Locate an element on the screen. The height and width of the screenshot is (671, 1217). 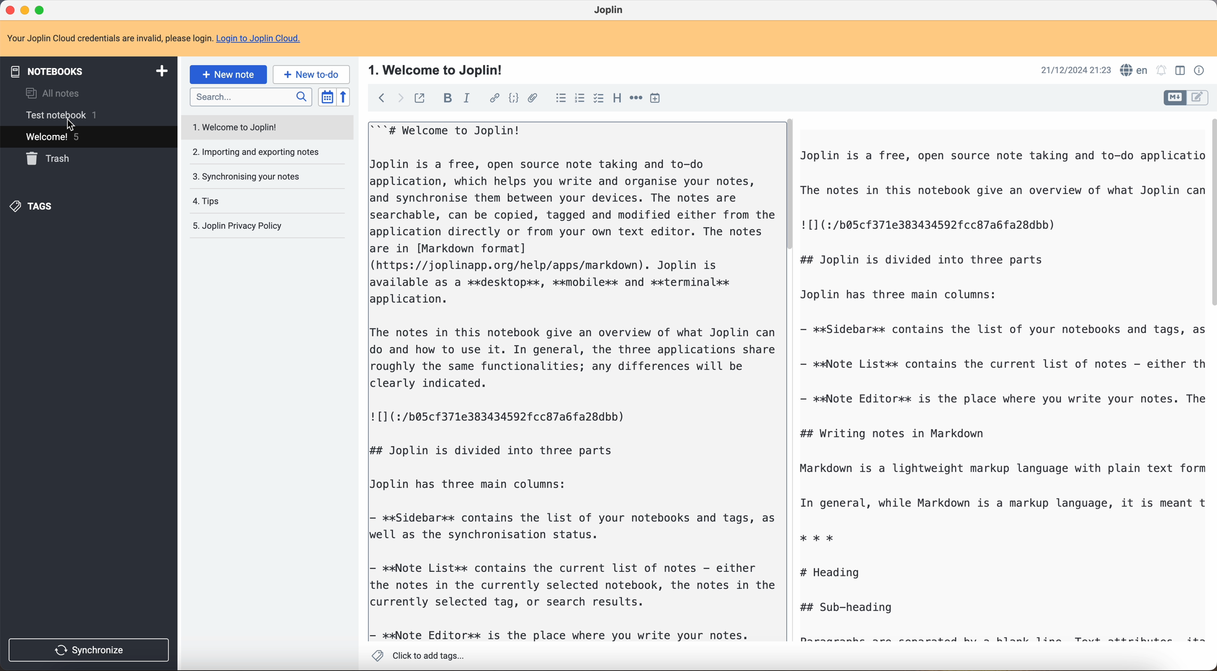
body text is located at coordinates (1001, 394).